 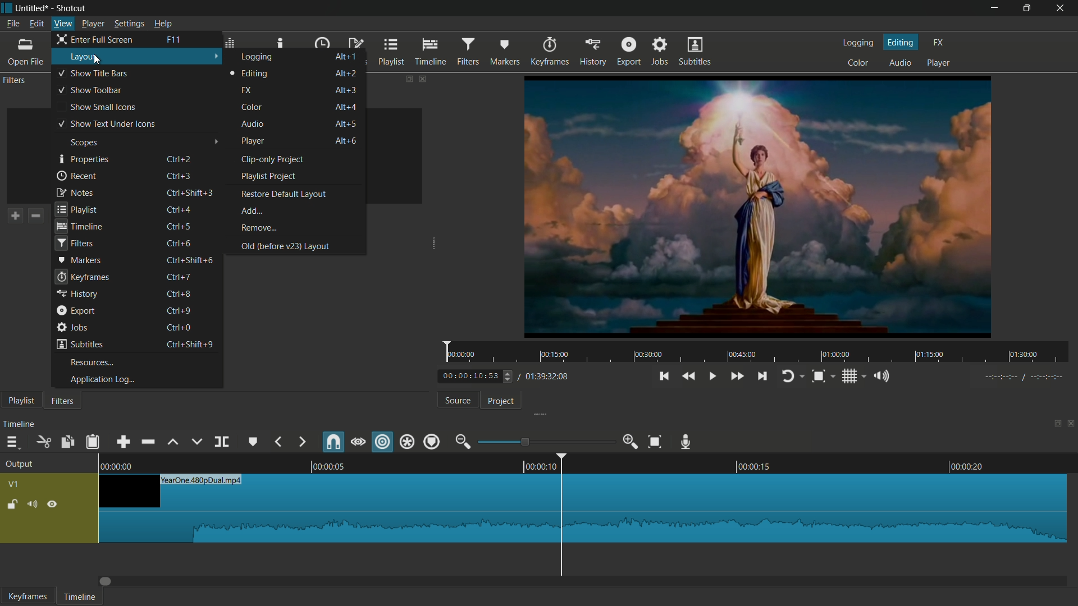 What do you see at coordinates (300, 442) in the screenshot?
I see `next marker` at bounding box center [300, 442].